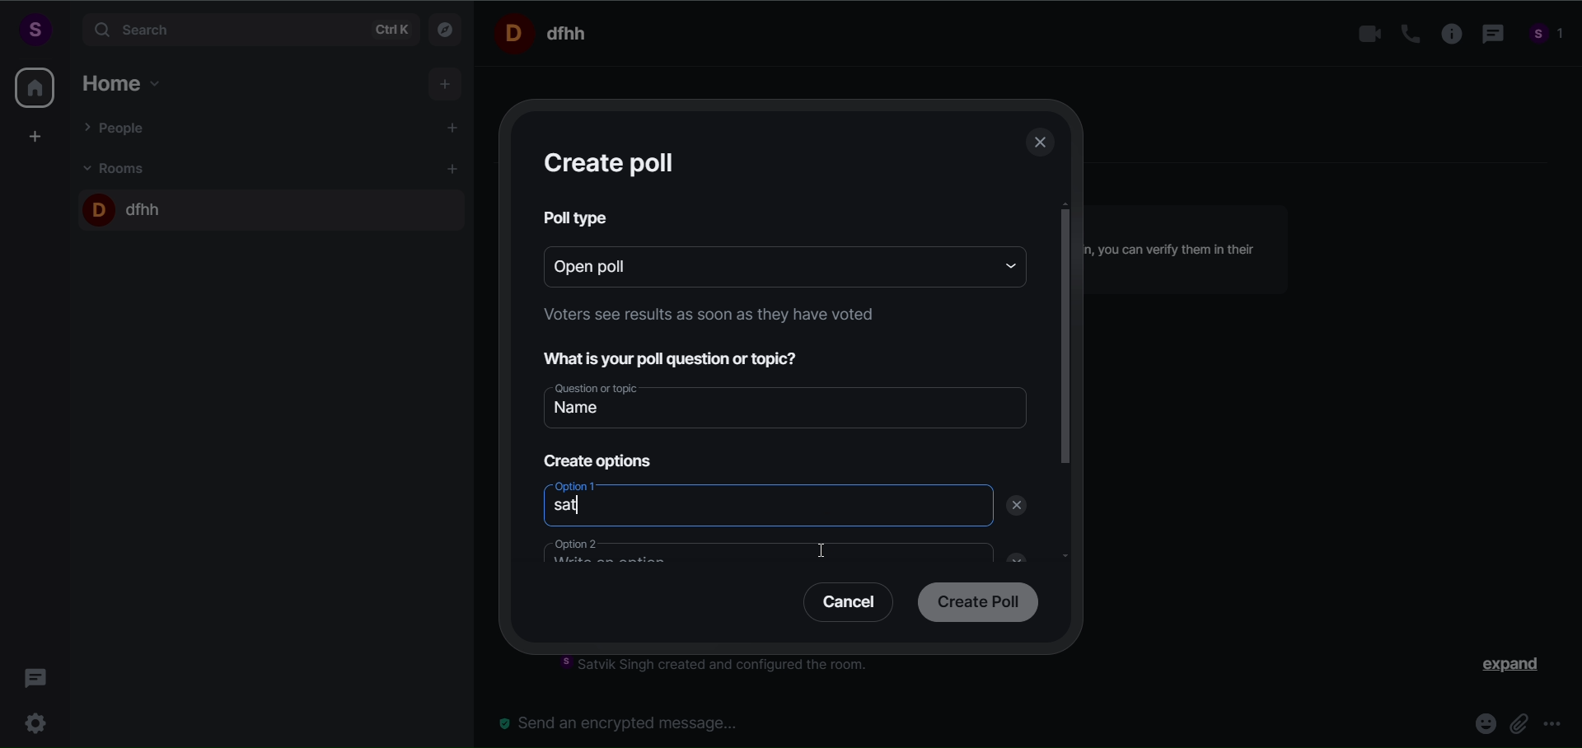 The image size is (1582, 748). I want to click on create options, so click(595, 457).